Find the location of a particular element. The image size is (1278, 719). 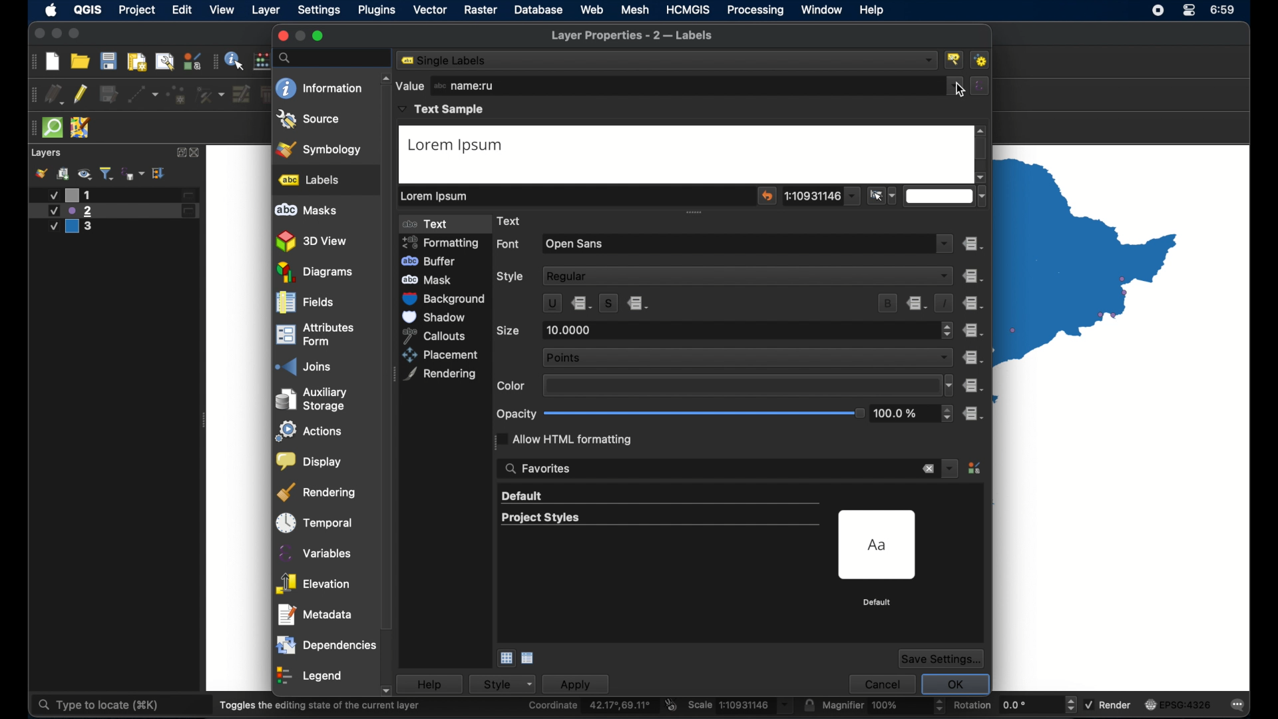

joins is located at coordinates (302, 363).